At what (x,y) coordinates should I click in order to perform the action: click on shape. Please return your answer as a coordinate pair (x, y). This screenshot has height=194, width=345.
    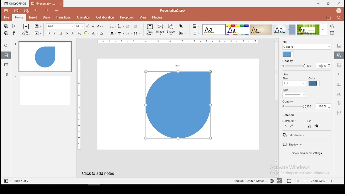
    Looking at the image, I should click on (171, 29).